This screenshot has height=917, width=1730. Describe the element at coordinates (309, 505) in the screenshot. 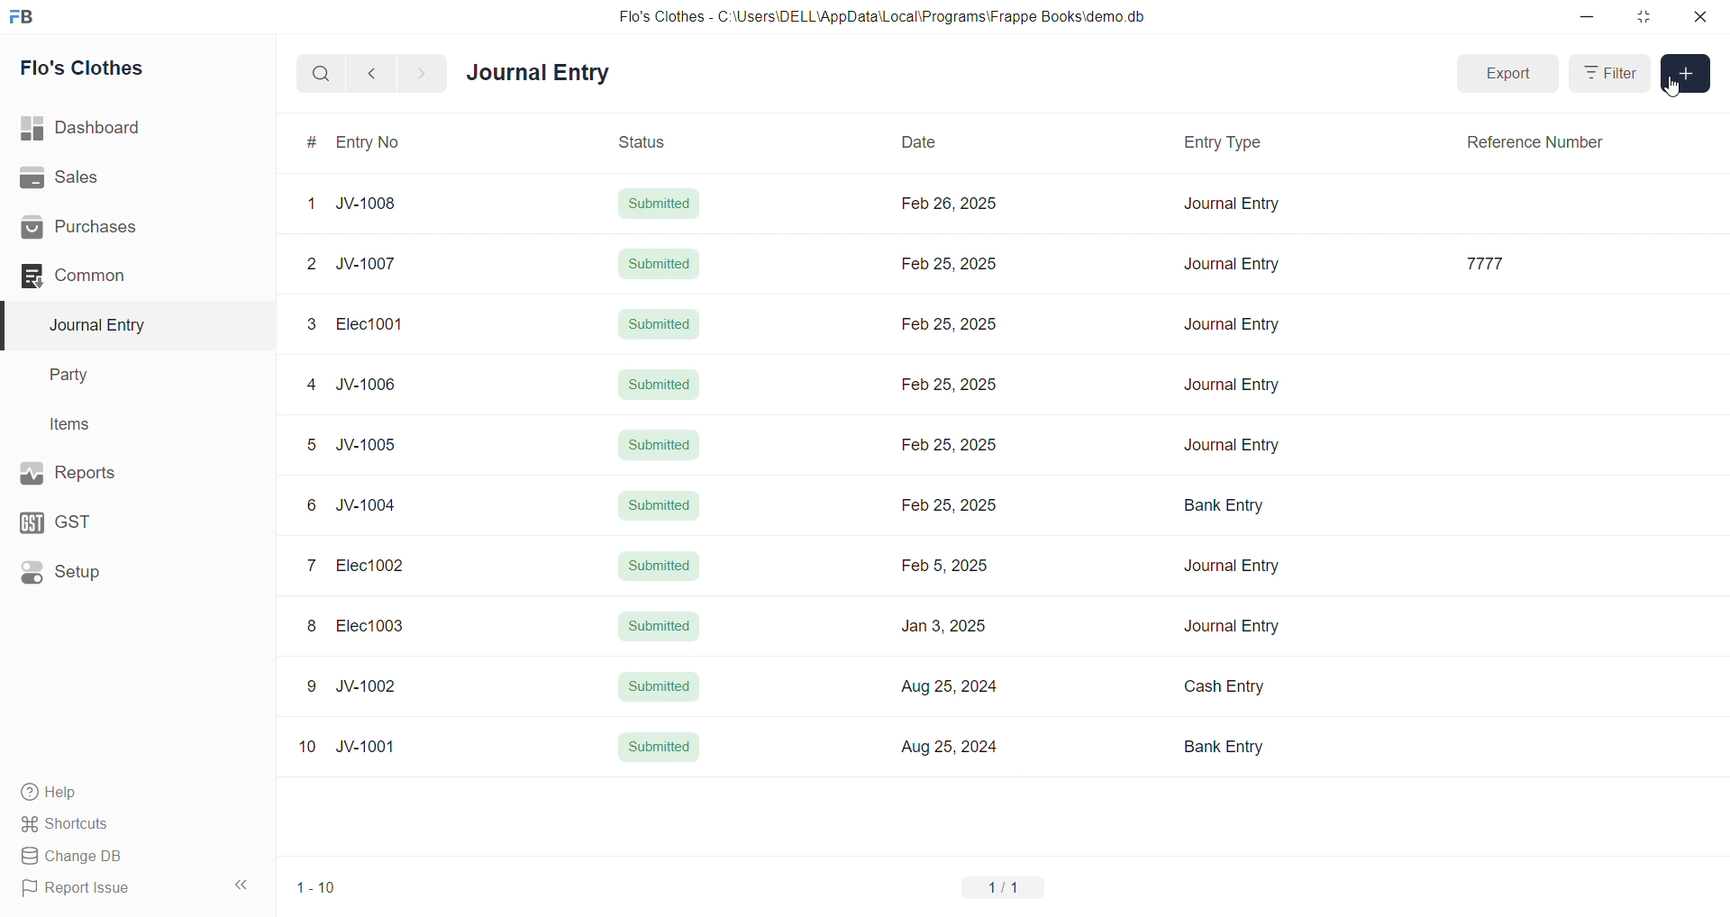

I see `6` at that location.